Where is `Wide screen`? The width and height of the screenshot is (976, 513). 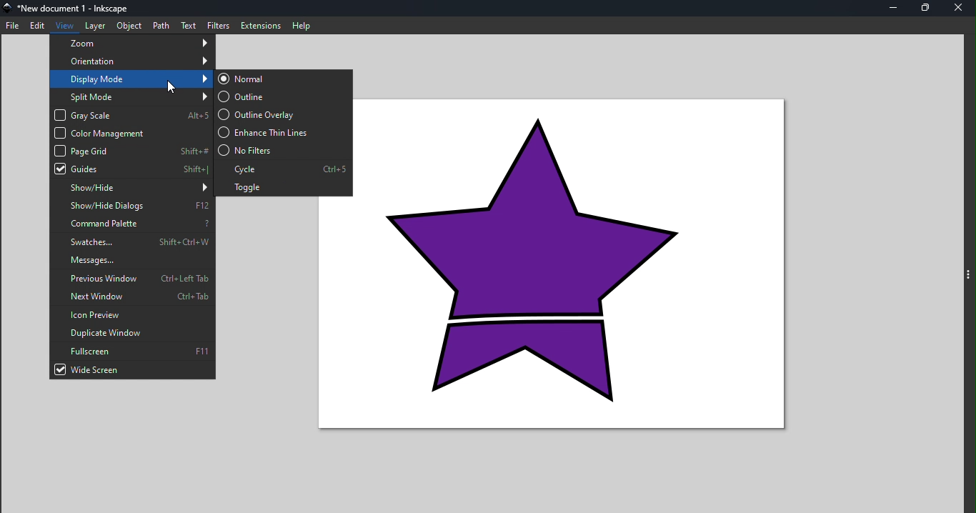 Wide screen is located at coordinates (132, 371).